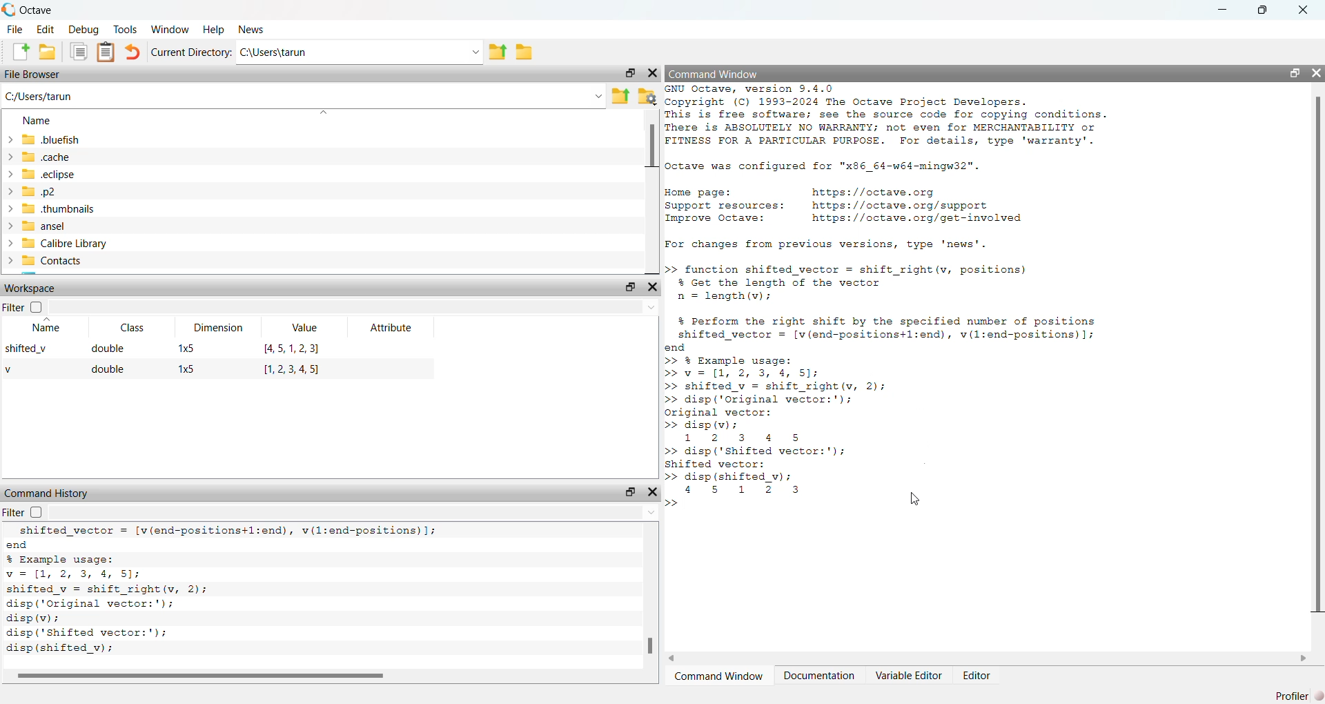 This screenshot has height=704, width=1325. What do you see at coordinates (192, 52) in the screenshot?
I see `current directory` at bounding box center [192, 52].